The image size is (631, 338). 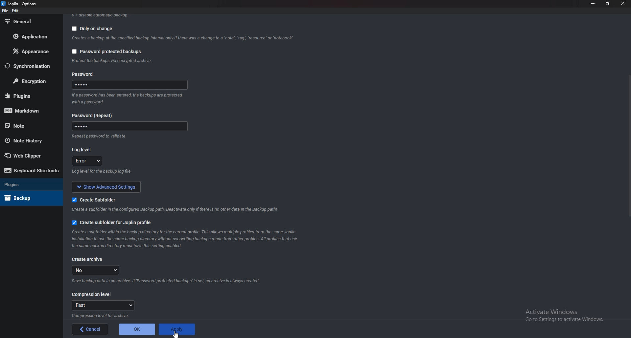 I want to click on Password, so click(x=128, y=127).